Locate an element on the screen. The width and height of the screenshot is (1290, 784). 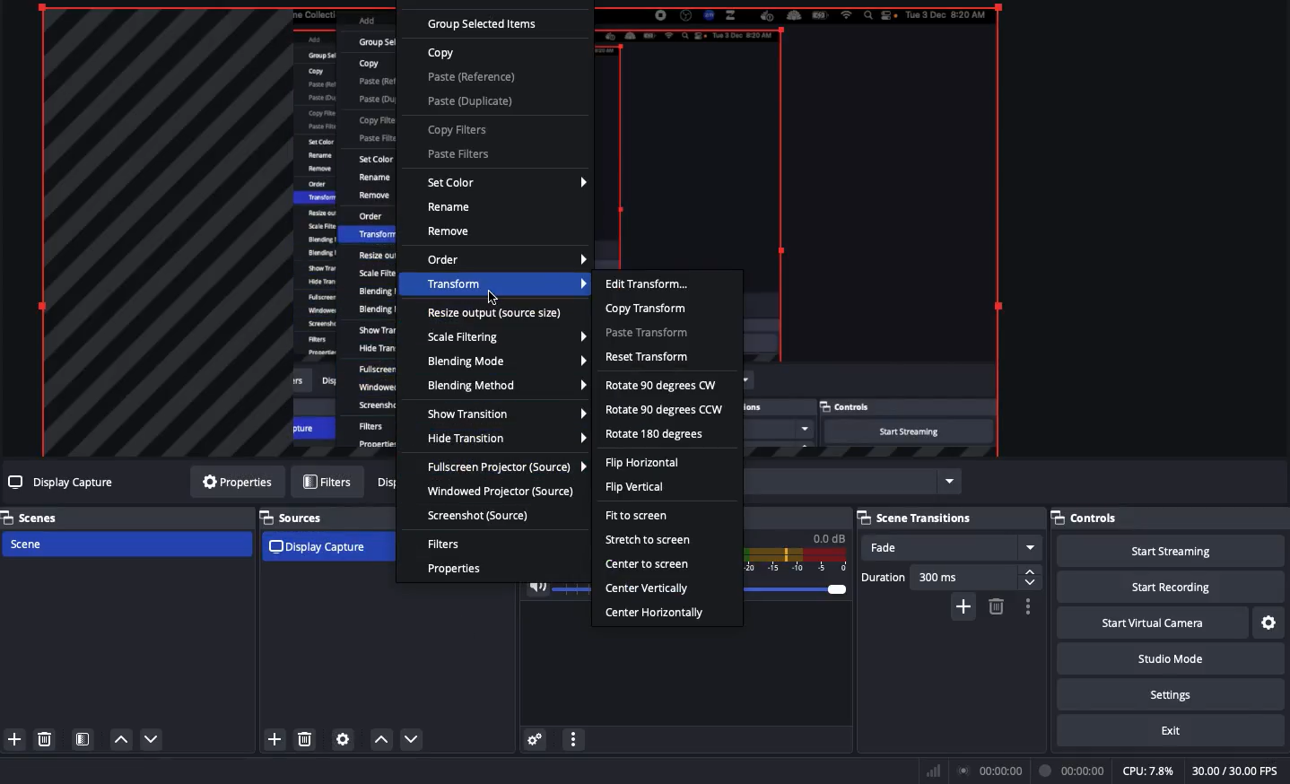
Audio preferences is located at coordinates (538, 740).